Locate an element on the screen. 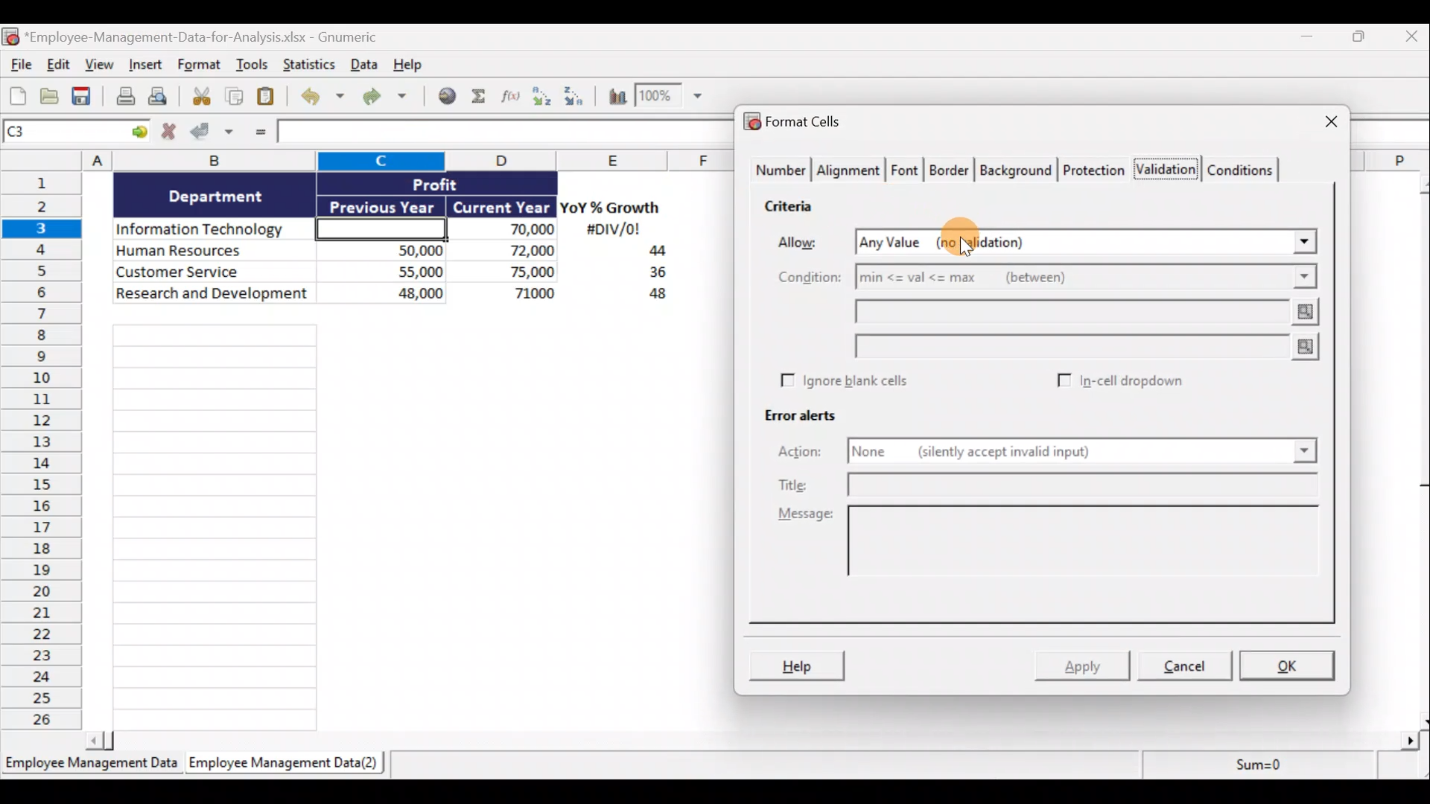 The height and width of the screenshot is (804, 1430). Title is located at coordinates (1052, 485).